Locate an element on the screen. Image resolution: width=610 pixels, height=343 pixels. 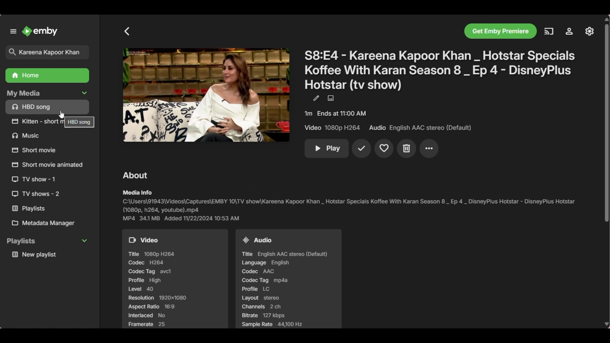
Edit images is located at coordinates (330, 98).